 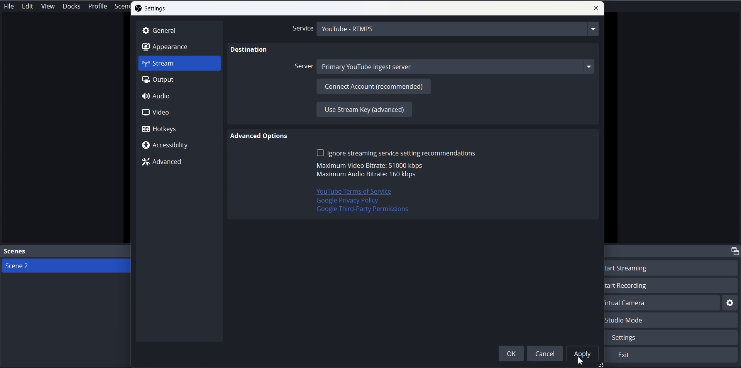 I want to click on YouTube Terms of service, so click(x=349, y=191).